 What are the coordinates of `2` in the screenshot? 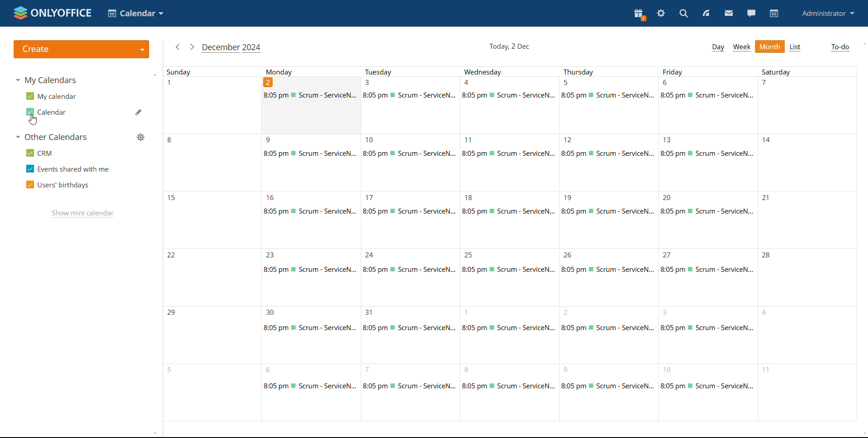 It's located at (313, 106).